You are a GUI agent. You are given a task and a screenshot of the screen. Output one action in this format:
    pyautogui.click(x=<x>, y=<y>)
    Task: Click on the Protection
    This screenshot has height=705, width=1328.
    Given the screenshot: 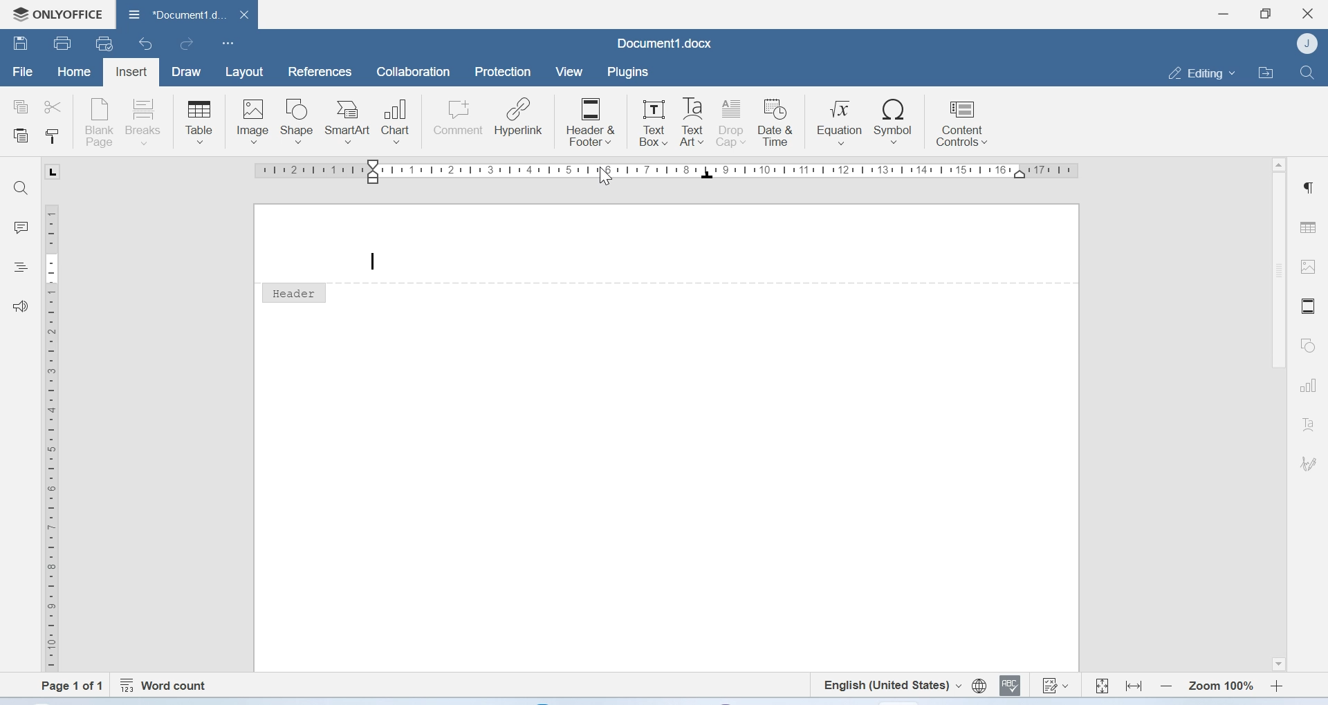 What is the action you would take?
    pyautogui.click(x=504, y=73)
    